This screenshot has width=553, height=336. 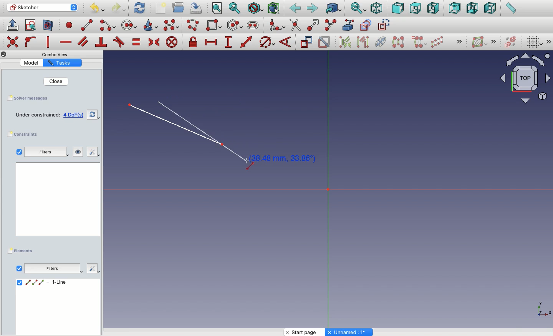 I want to click on Slot, so click(x=253, y=25).